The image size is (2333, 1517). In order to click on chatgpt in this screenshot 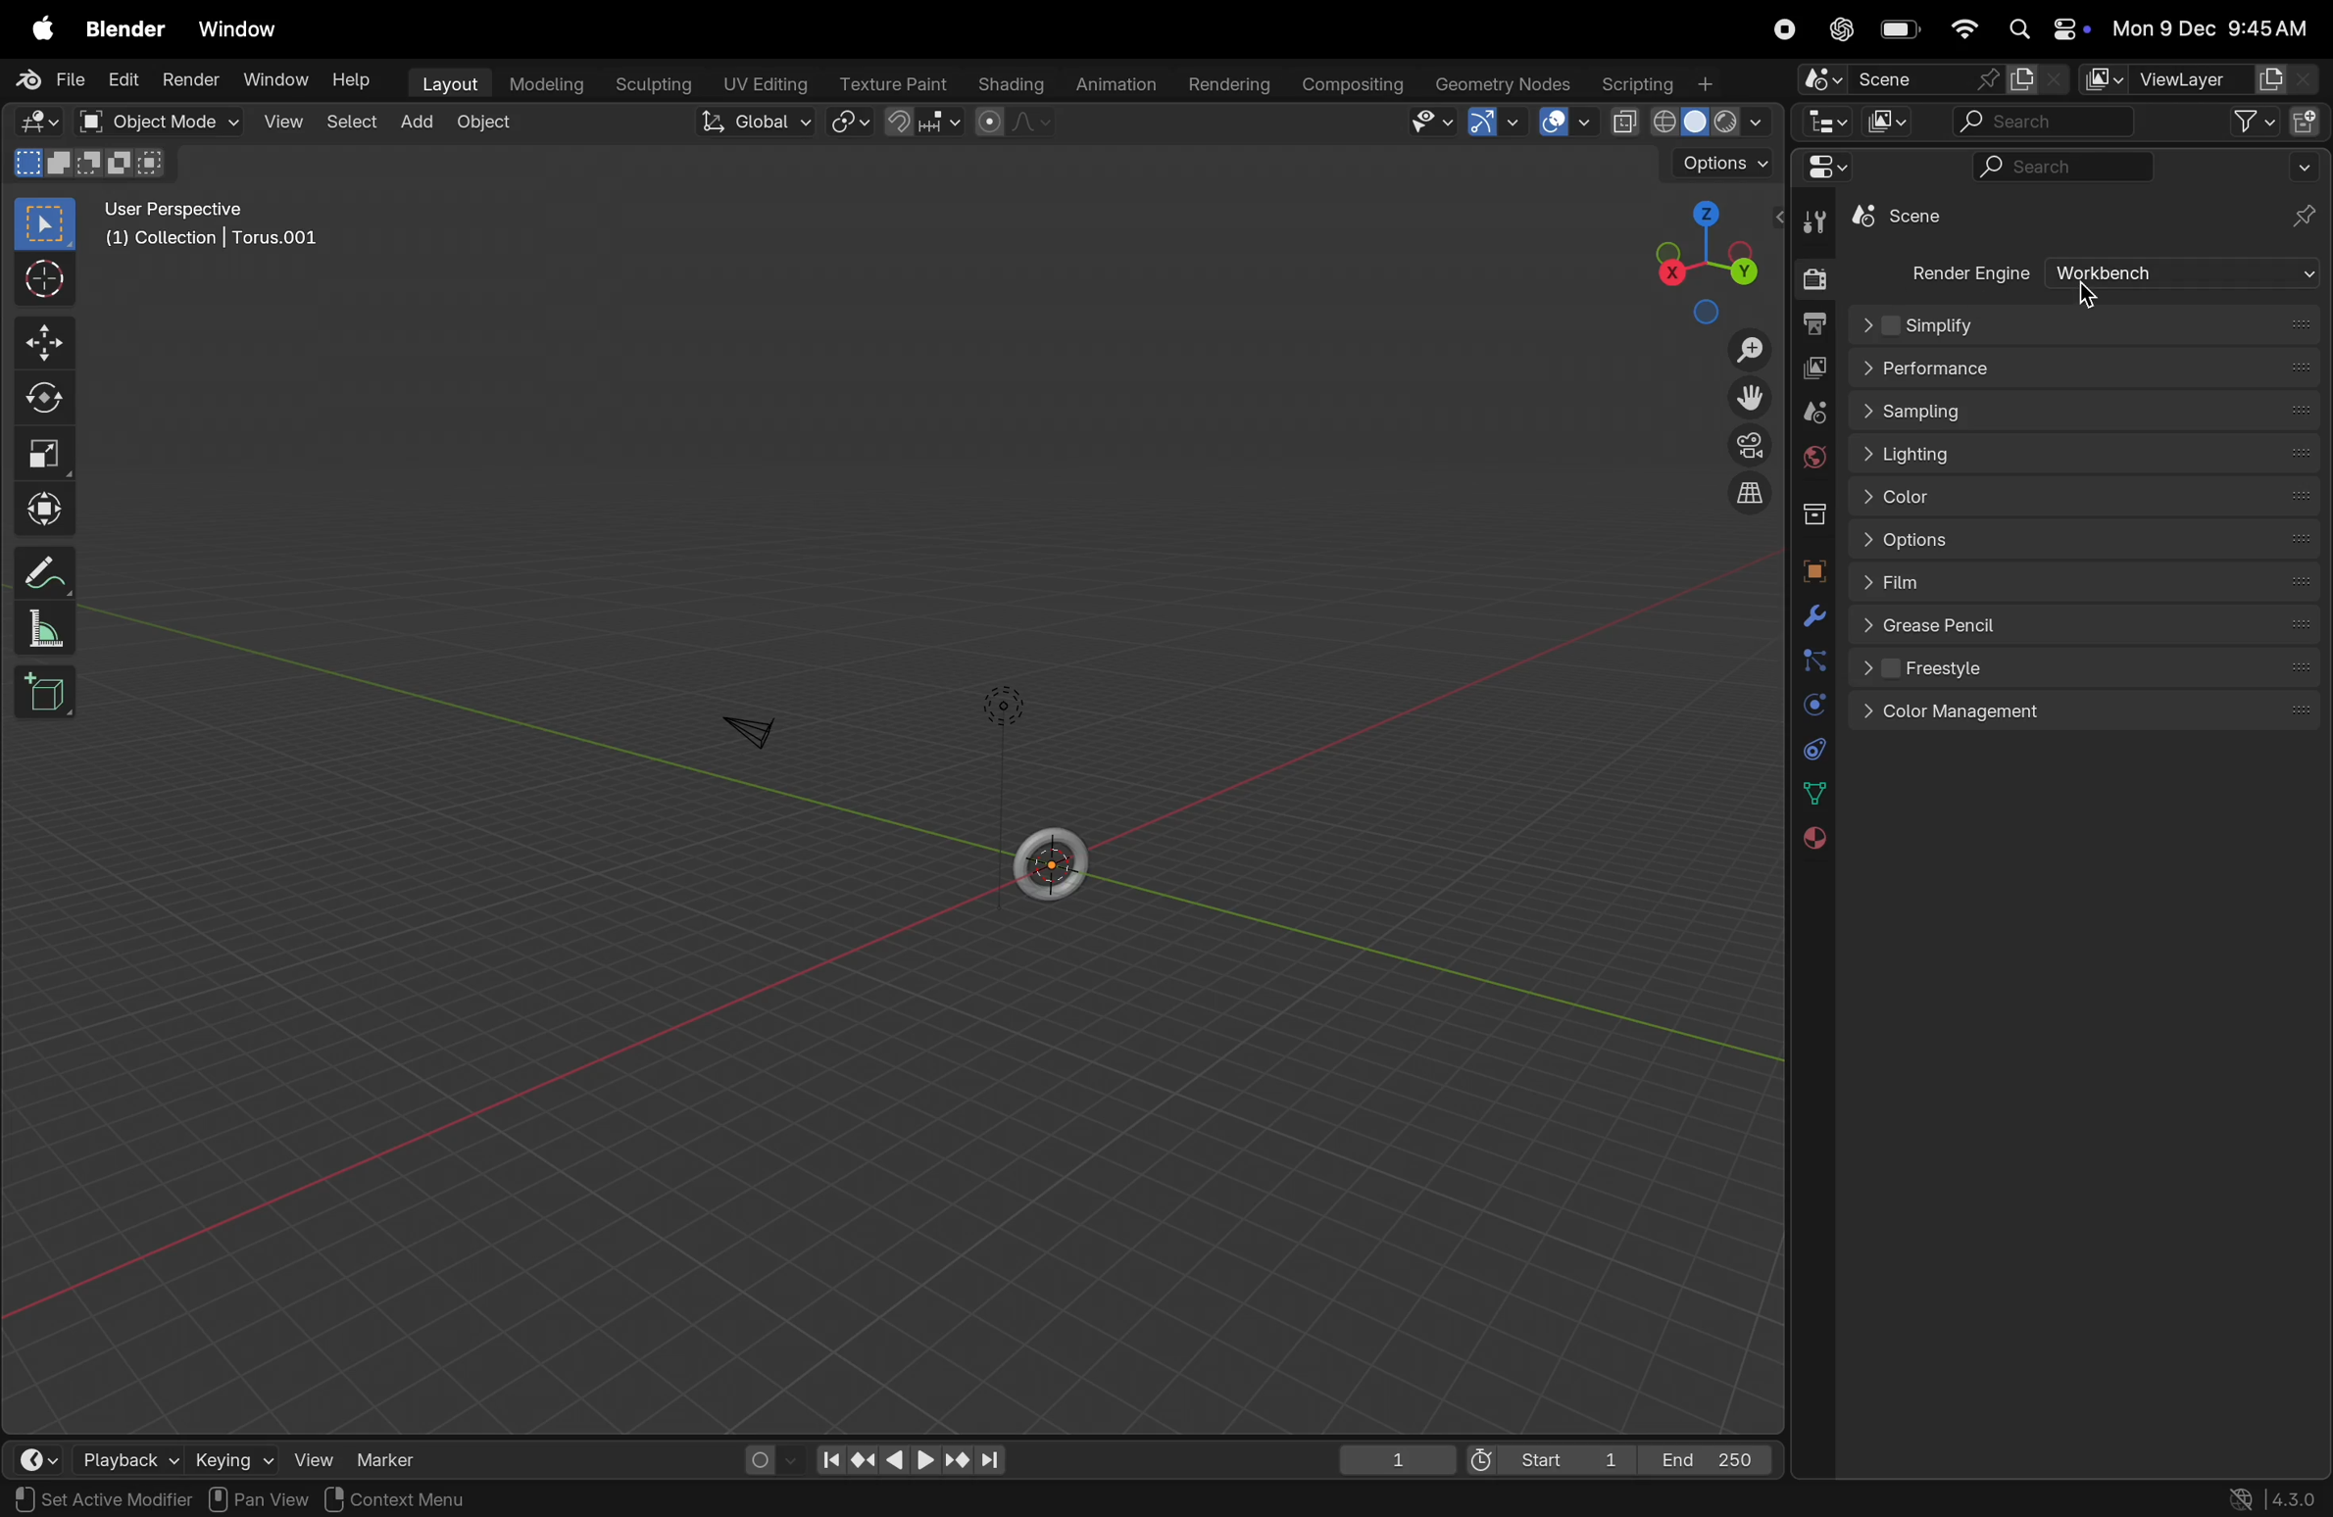, I will do `click(1839, 29)`.